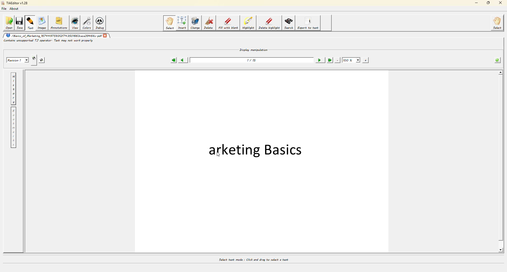  I want to click on zoom in, so click(366, 60).